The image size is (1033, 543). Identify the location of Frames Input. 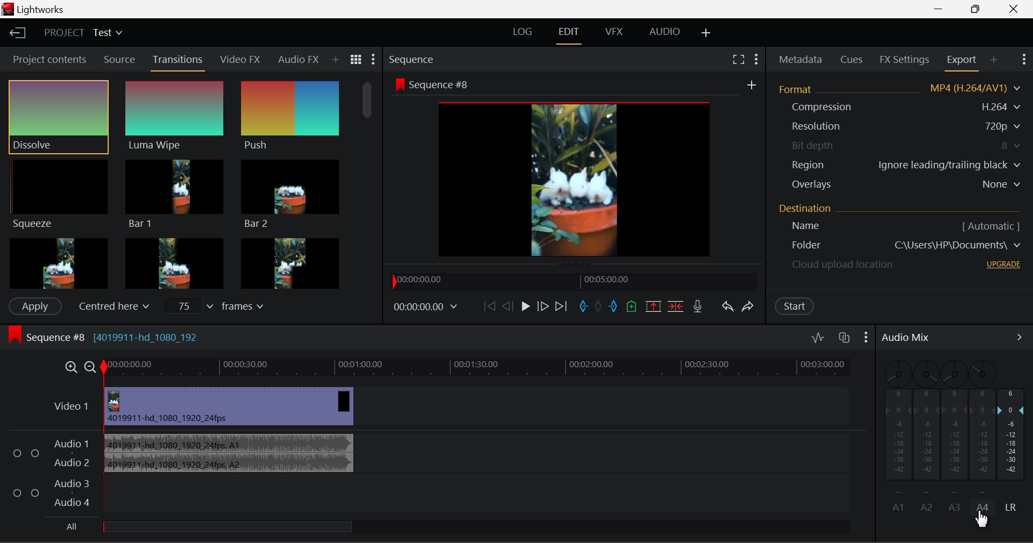
(222, 305).